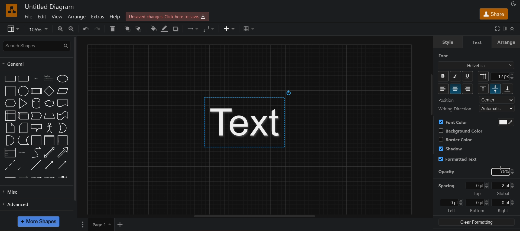  What do you see at coordinates (24, 91) in the screenshot?
I see `circle` at bounding box center [24, 91].